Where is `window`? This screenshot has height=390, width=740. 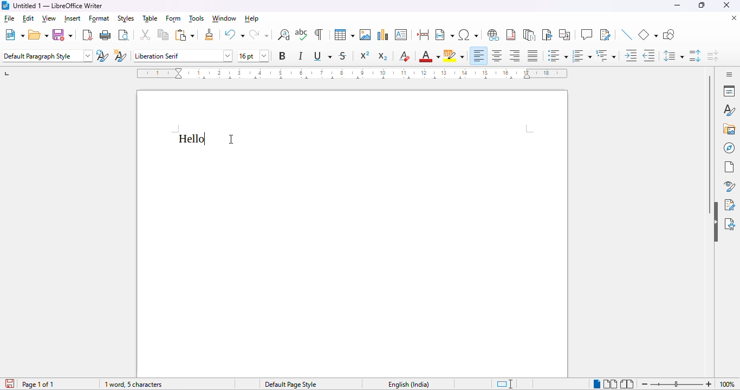 window is located at coordinates (225, 19).